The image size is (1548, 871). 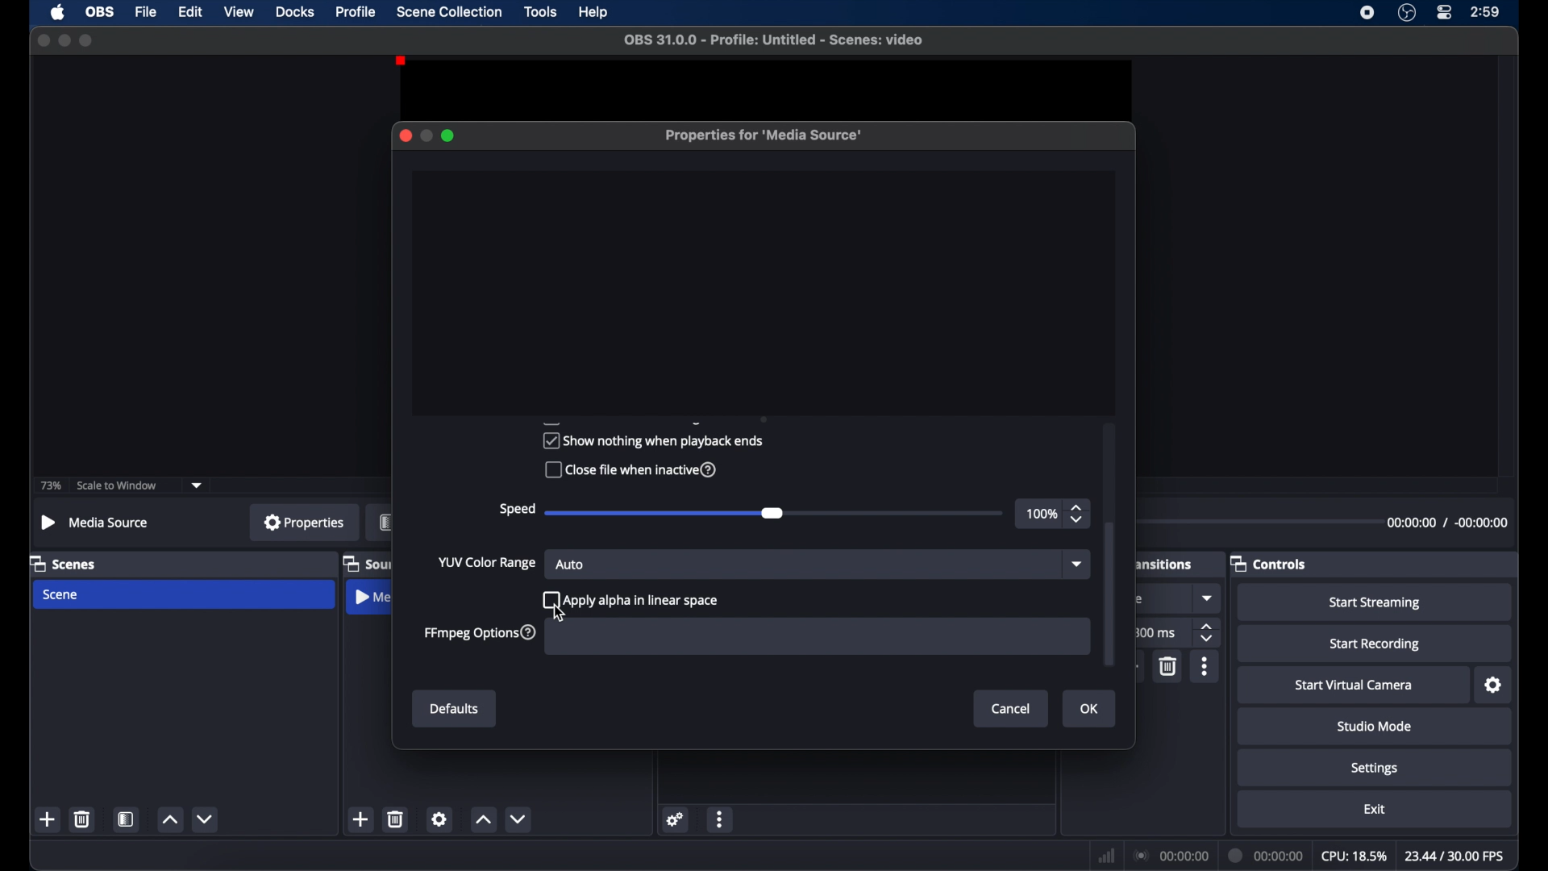 What do you see at coordinates (1111, 594) in the screenshot?
I see `scroll box` at bounding box center [1111, 594].